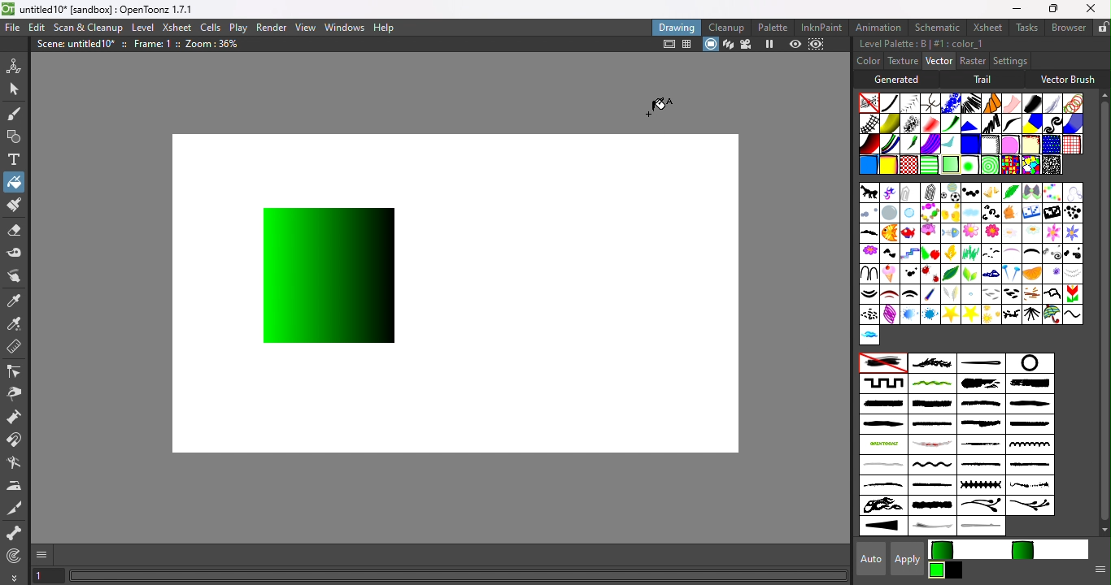  What do you see at coordinates (882, 465) in the screenshot?
I see `simple_trail` at bounding box center [882, 465].